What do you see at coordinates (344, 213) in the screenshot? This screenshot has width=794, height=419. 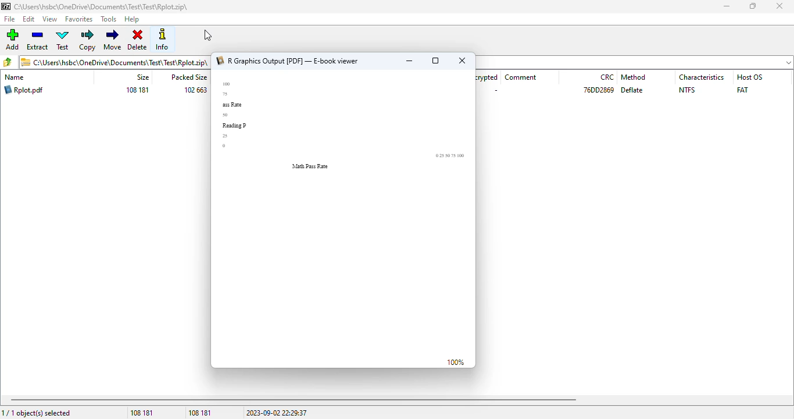 I see `file view without extracting it` at bounding box center [344, 213].